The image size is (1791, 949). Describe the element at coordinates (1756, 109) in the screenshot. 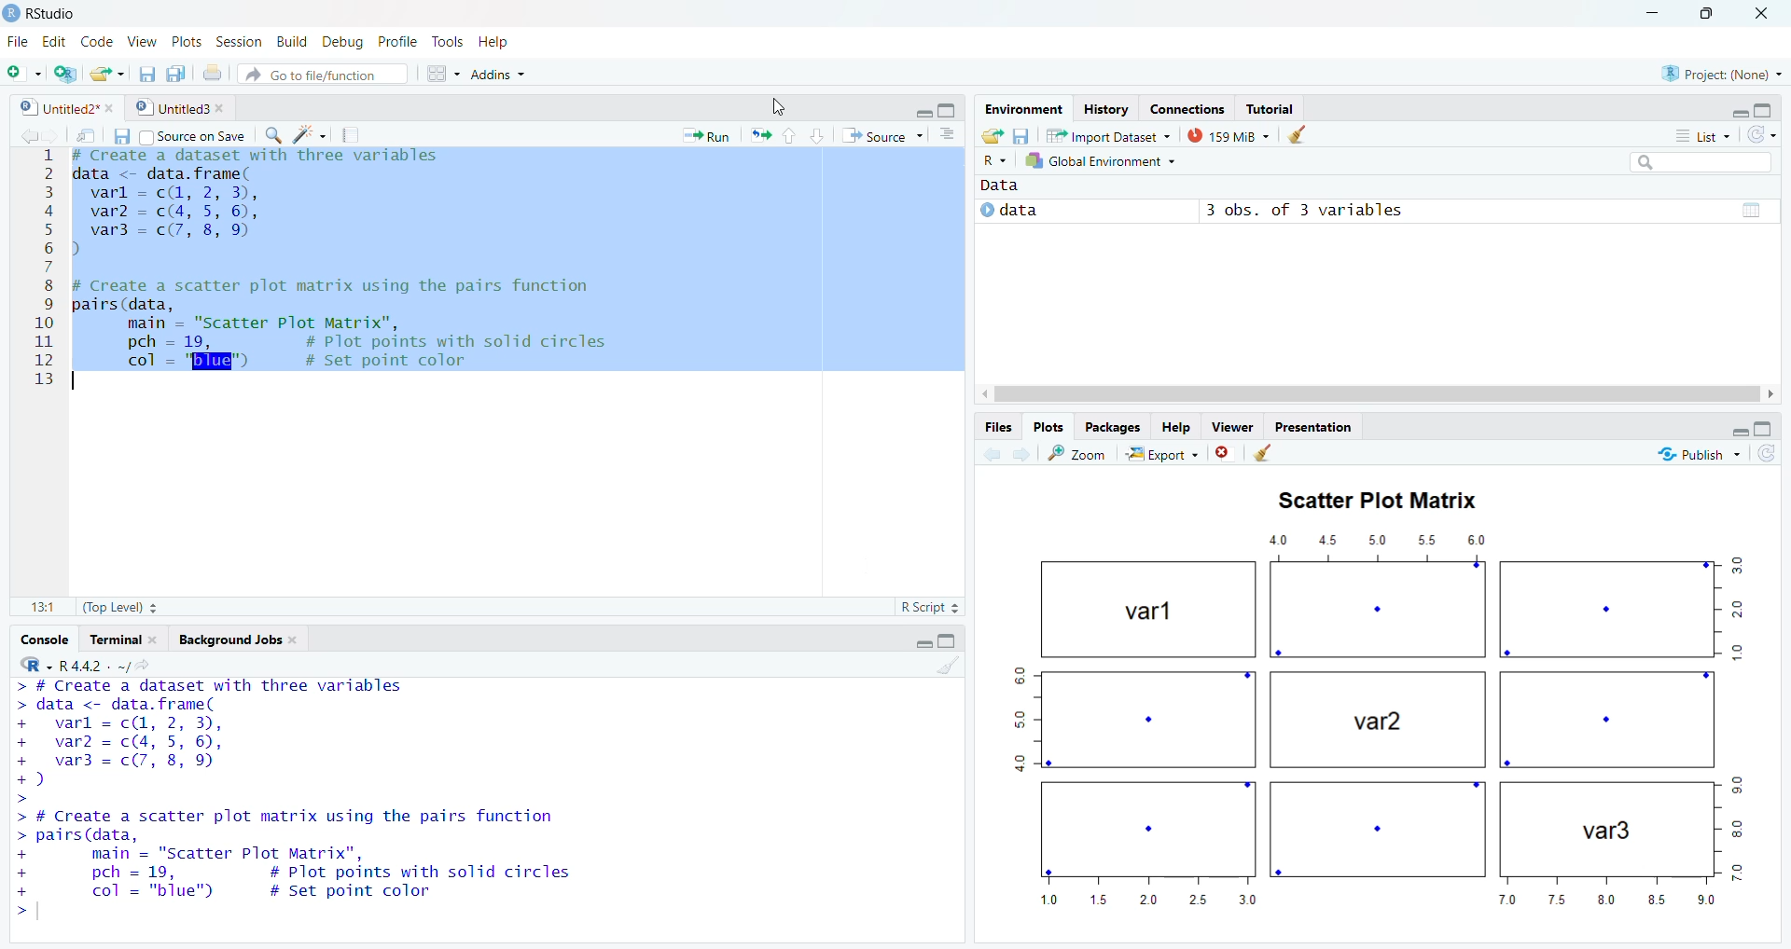

I see `minimize/maximize` at that location.